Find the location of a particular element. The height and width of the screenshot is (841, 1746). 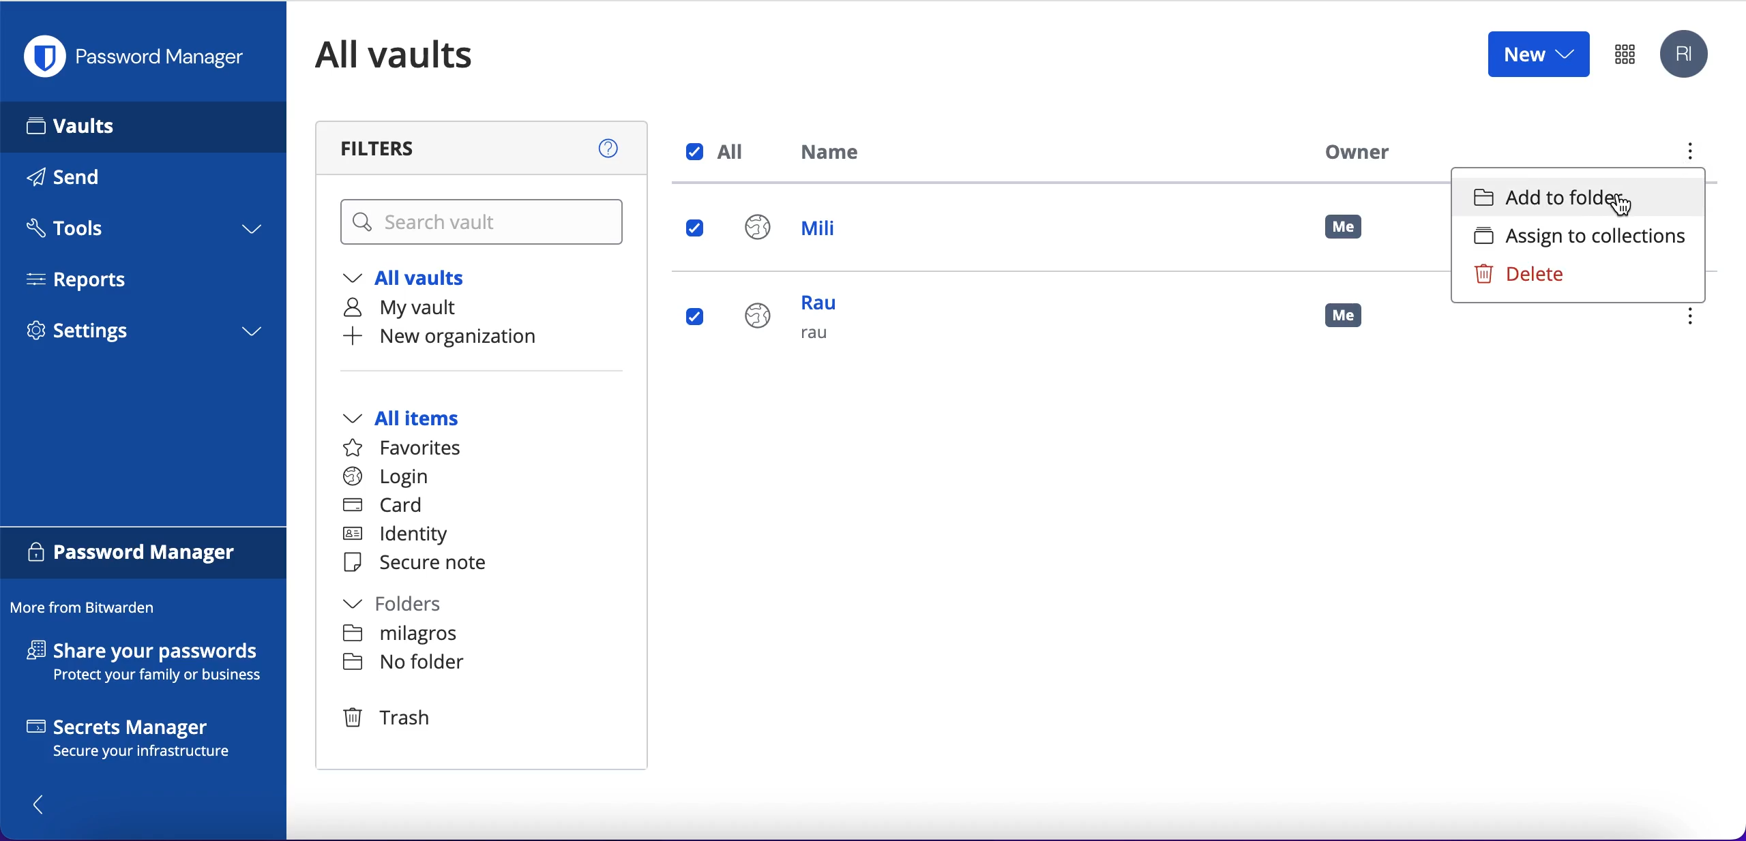

favorites is located at coordinates (411, 448).